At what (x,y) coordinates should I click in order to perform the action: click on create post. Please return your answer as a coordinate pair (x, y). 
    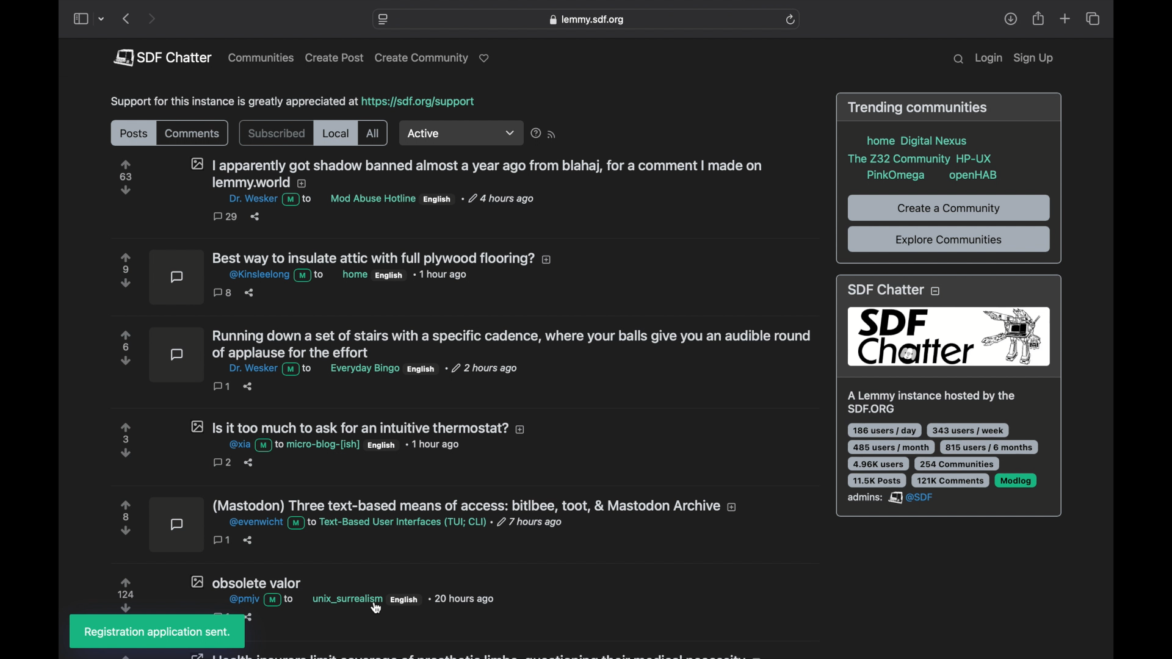
    Looking at the image, I should click on (335, 58).